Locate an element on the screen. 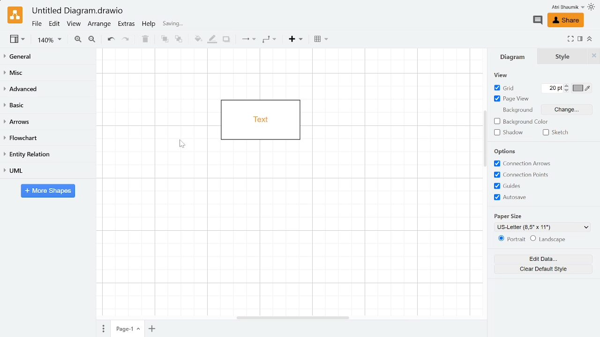 The height and width of the screenshot is (337, 600). View is located at coordinates (74, 25).